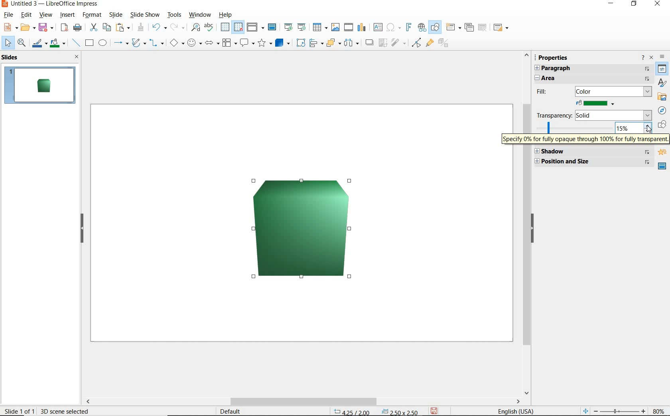  I want to click on PARAGRAPH, so click(591, 69).